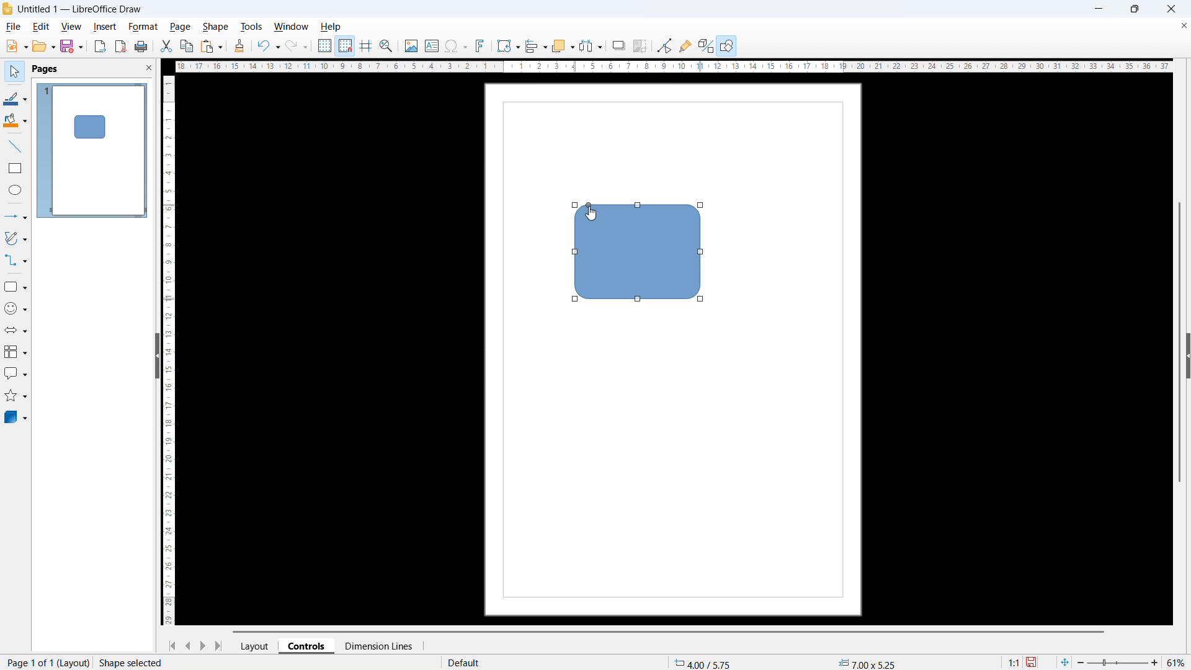 The height and width of the screenshot is (670, 1191). I want to click on Next page , so click(204, 646).